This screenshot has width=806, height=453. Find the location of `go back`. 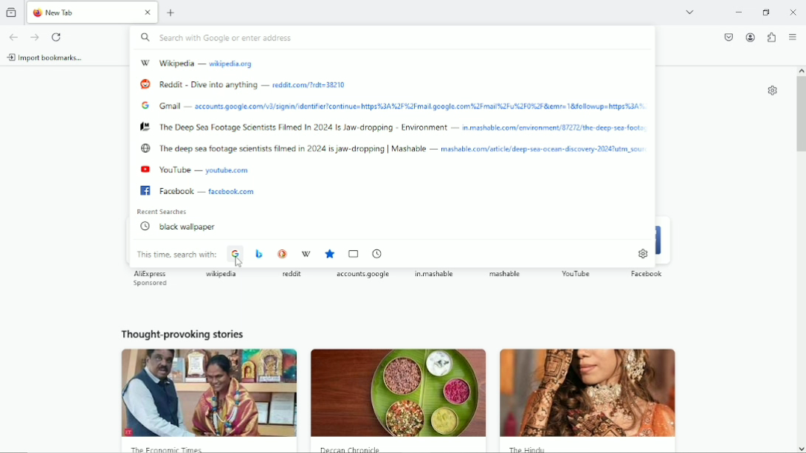

go back is located at coordinates (15, 36).